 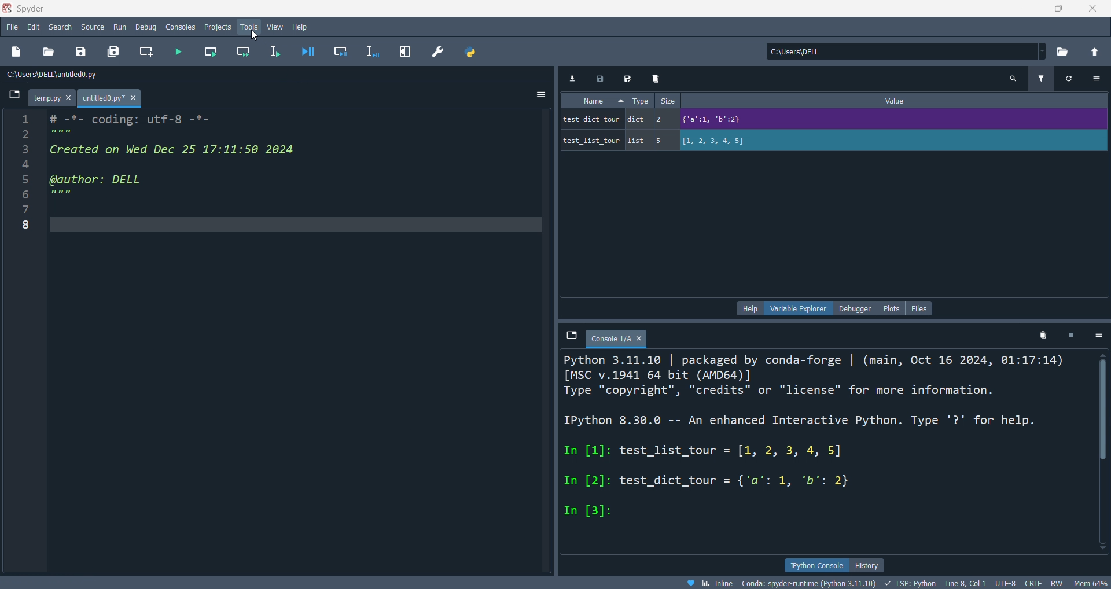 What do you see at coordinates (1071, 81) in the screenshot?
I see `refresh` at bounding box center [1071, 81].